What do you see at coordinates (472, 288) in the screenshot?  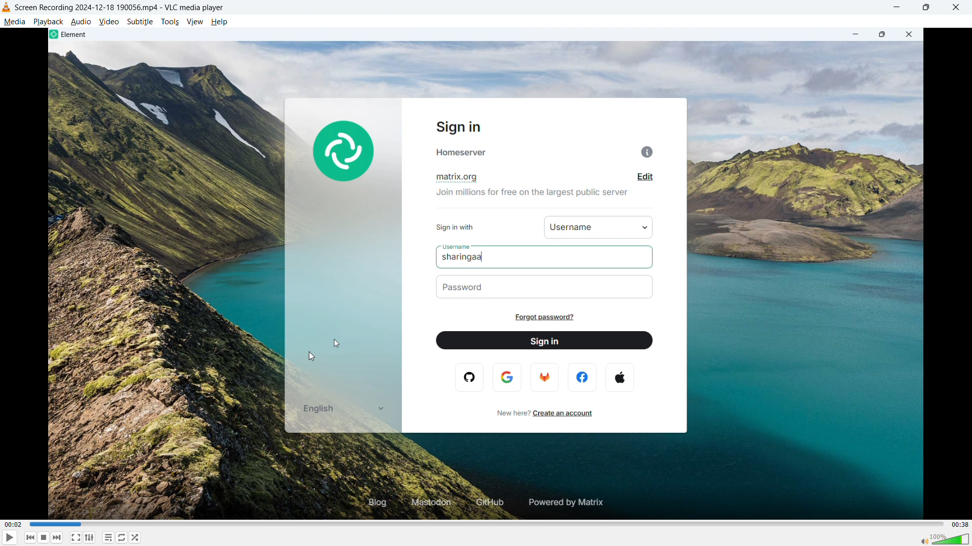 I see `Password` at bounding box center [472, 288].